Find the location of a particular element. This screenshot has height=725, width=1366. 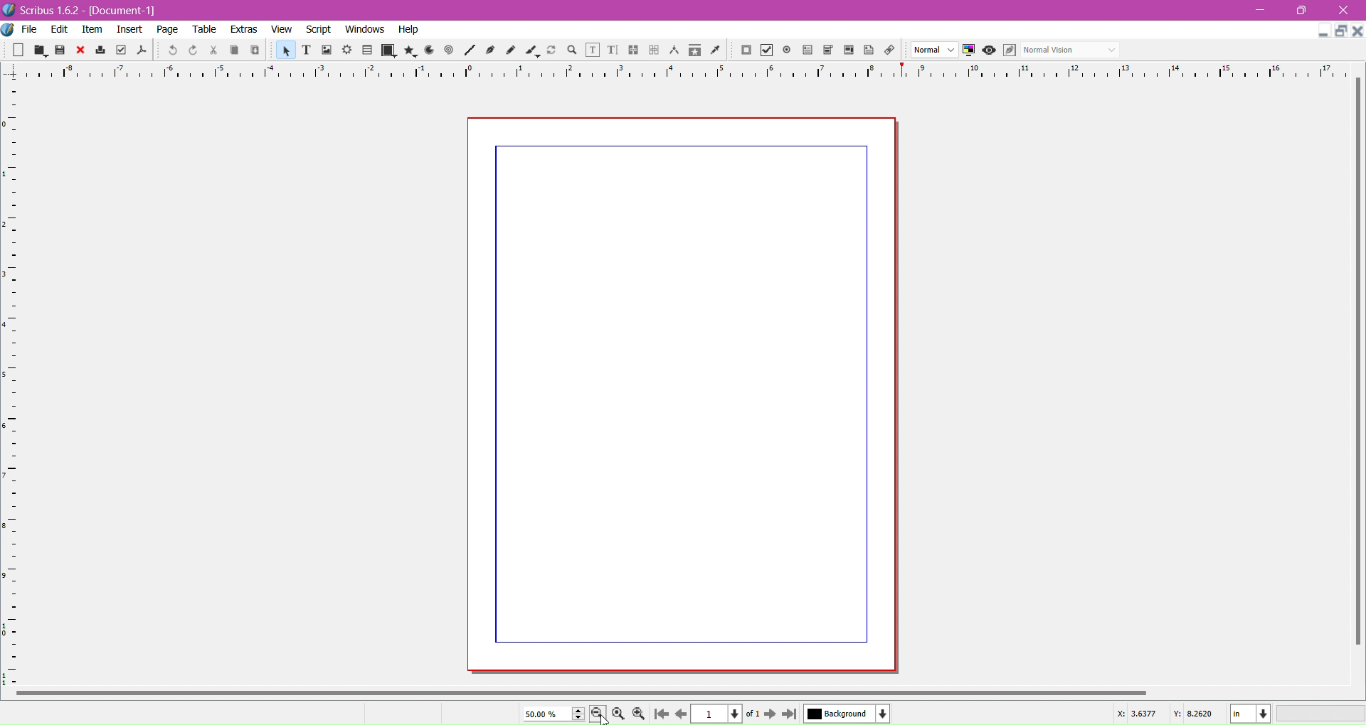

Undo is located at coordinates (171, 50).